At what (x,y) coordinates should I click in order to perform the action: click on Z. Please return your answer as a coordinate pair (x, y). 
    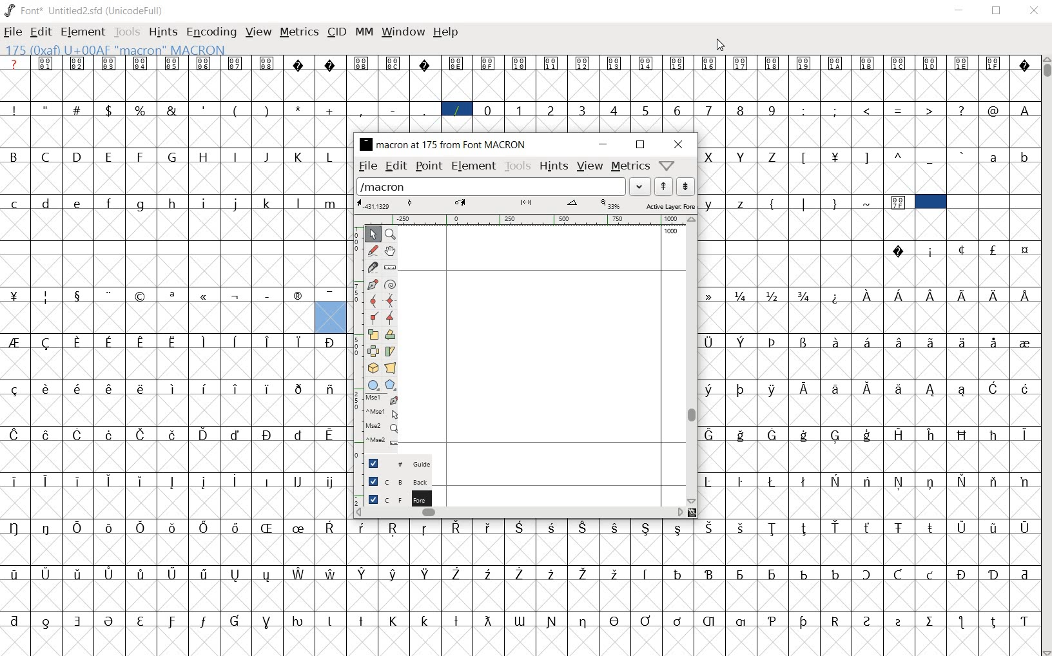
    Looking at the image, I should click on (774, 156).